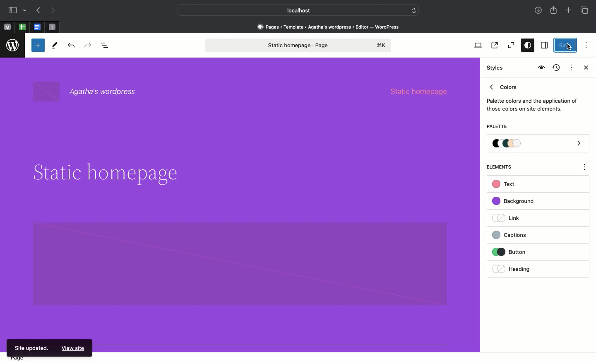 The height and width of the screenshot is (362, 596). I want to click on Document overview, so click(106, 46).